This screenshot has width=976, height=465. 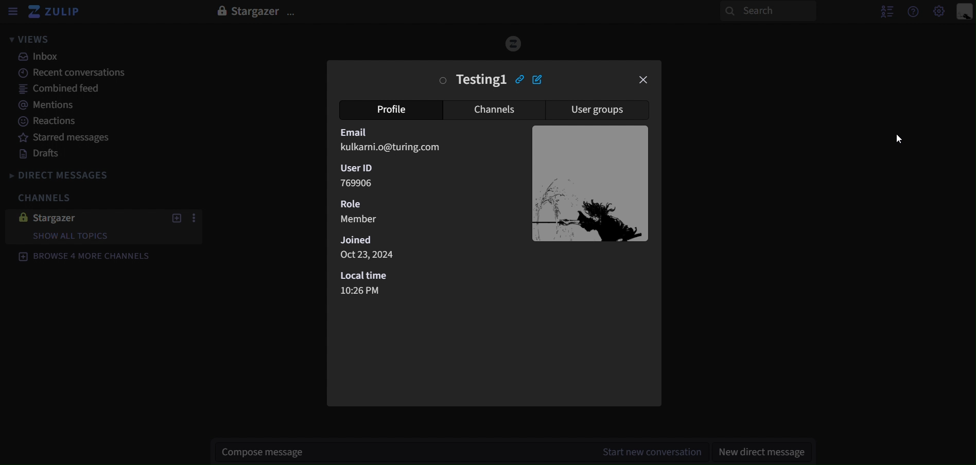 What do you see at coordinates (48, 217) in the screenshot?
I see `stargazer` at bounding box center [48, 217].